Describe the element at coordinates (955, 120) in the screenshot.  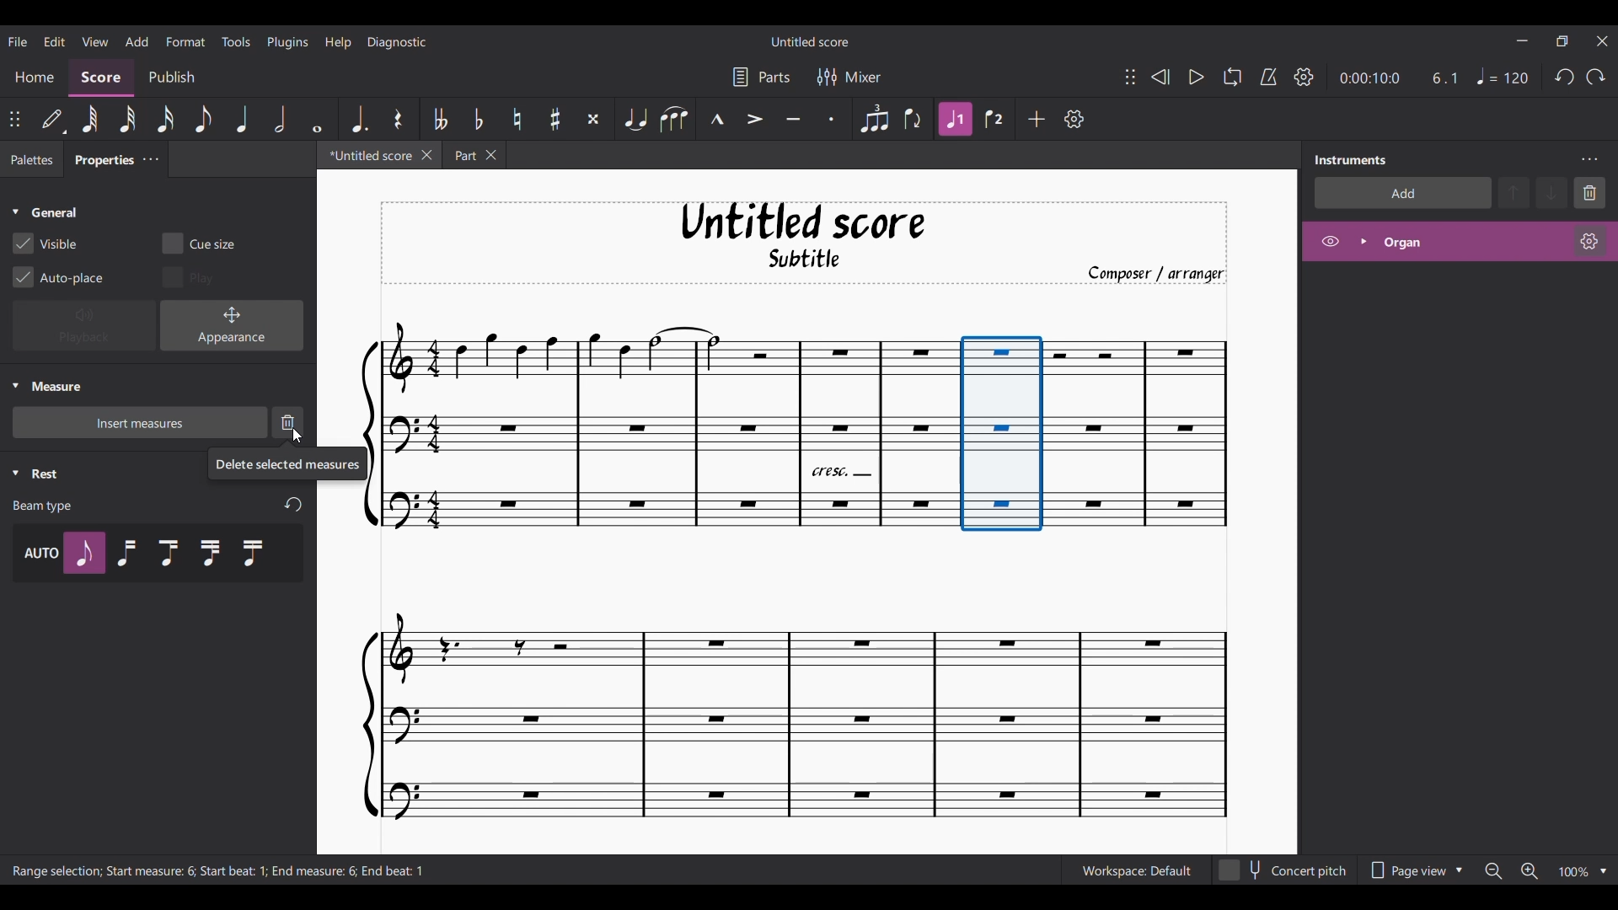
I see `Highlighted after measure selection` at that location.